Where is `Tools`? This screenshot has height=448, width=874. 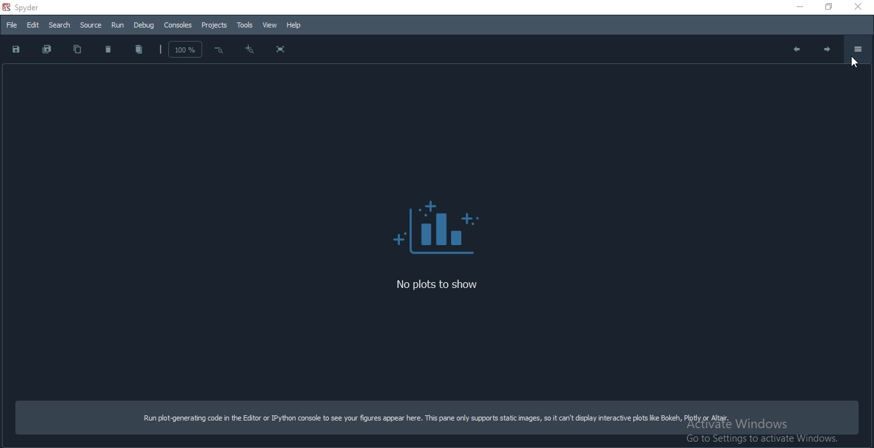 Tools is located at coordinates (244, 24).